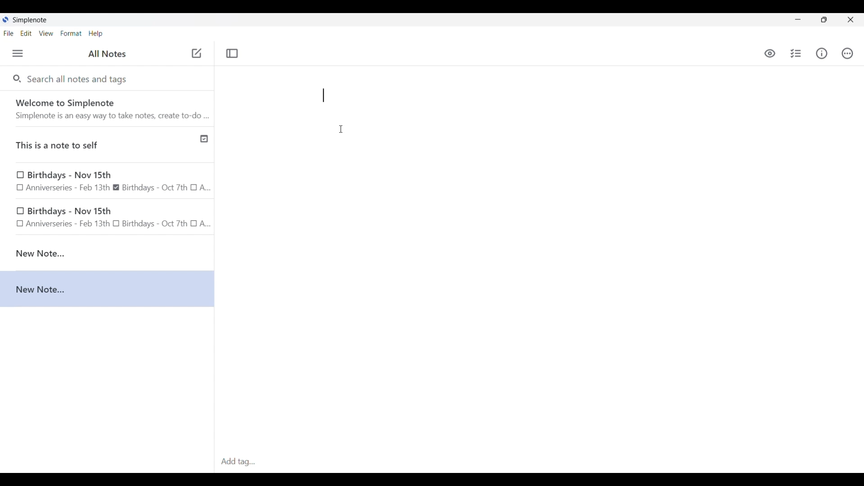 The width and height of the screenshot is (864, 486). What do you see at coordinates (109, 108) in the screenshot?
I see `Software welcome note` at bounding box center [109, 108].